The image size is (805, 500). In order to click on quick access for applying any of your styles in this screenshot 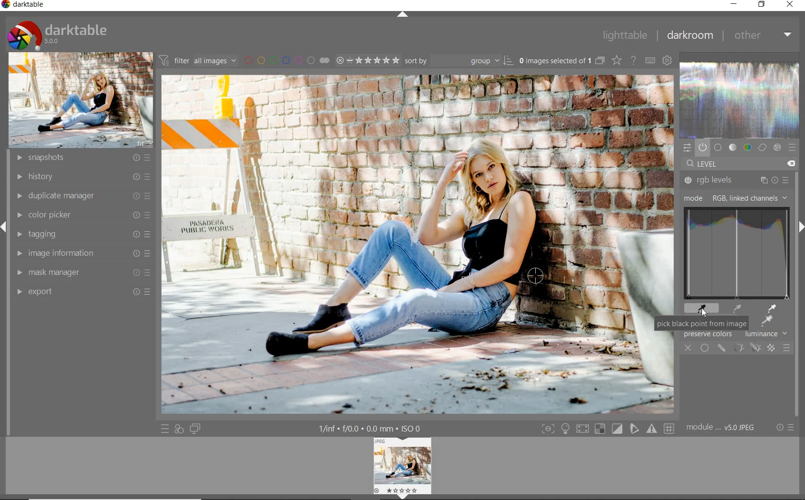, I will do `click(179, 429)`.